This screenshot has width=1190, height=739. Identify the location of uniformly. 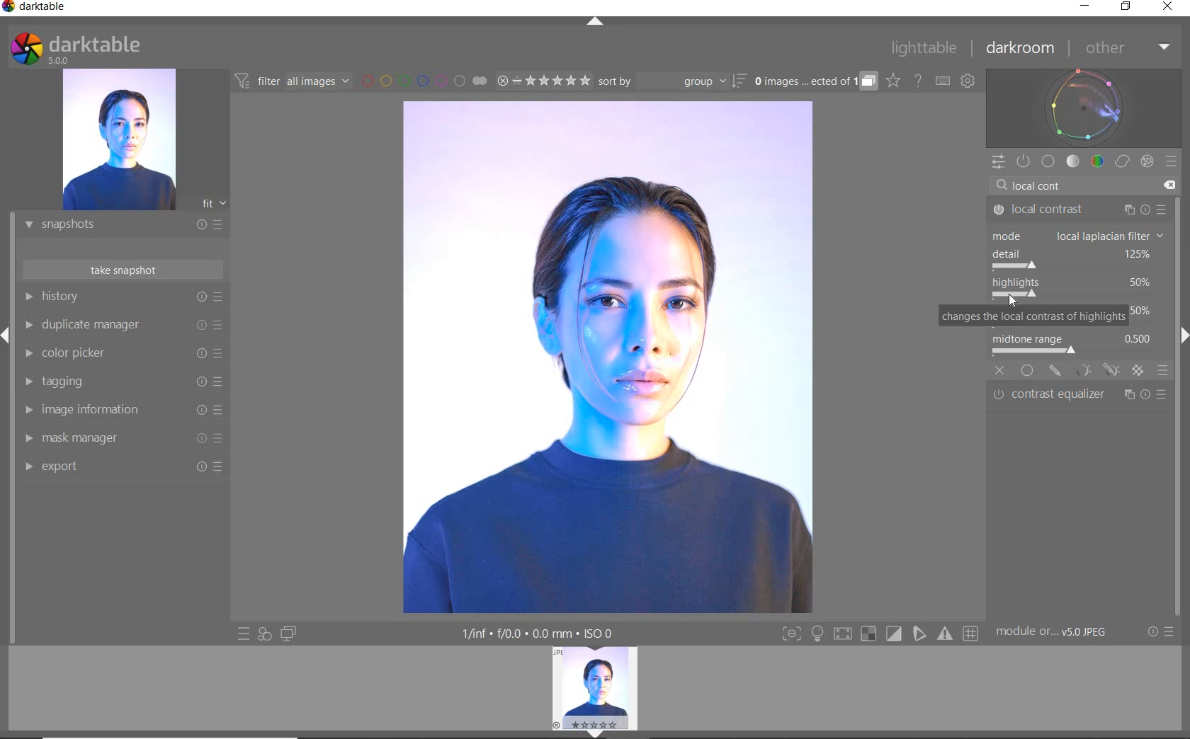
(1027, 370).